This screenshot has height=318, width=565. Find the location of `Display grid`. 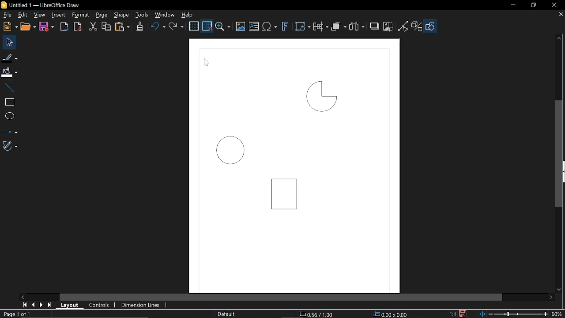

Display grid is located at coordinates (194, 26).